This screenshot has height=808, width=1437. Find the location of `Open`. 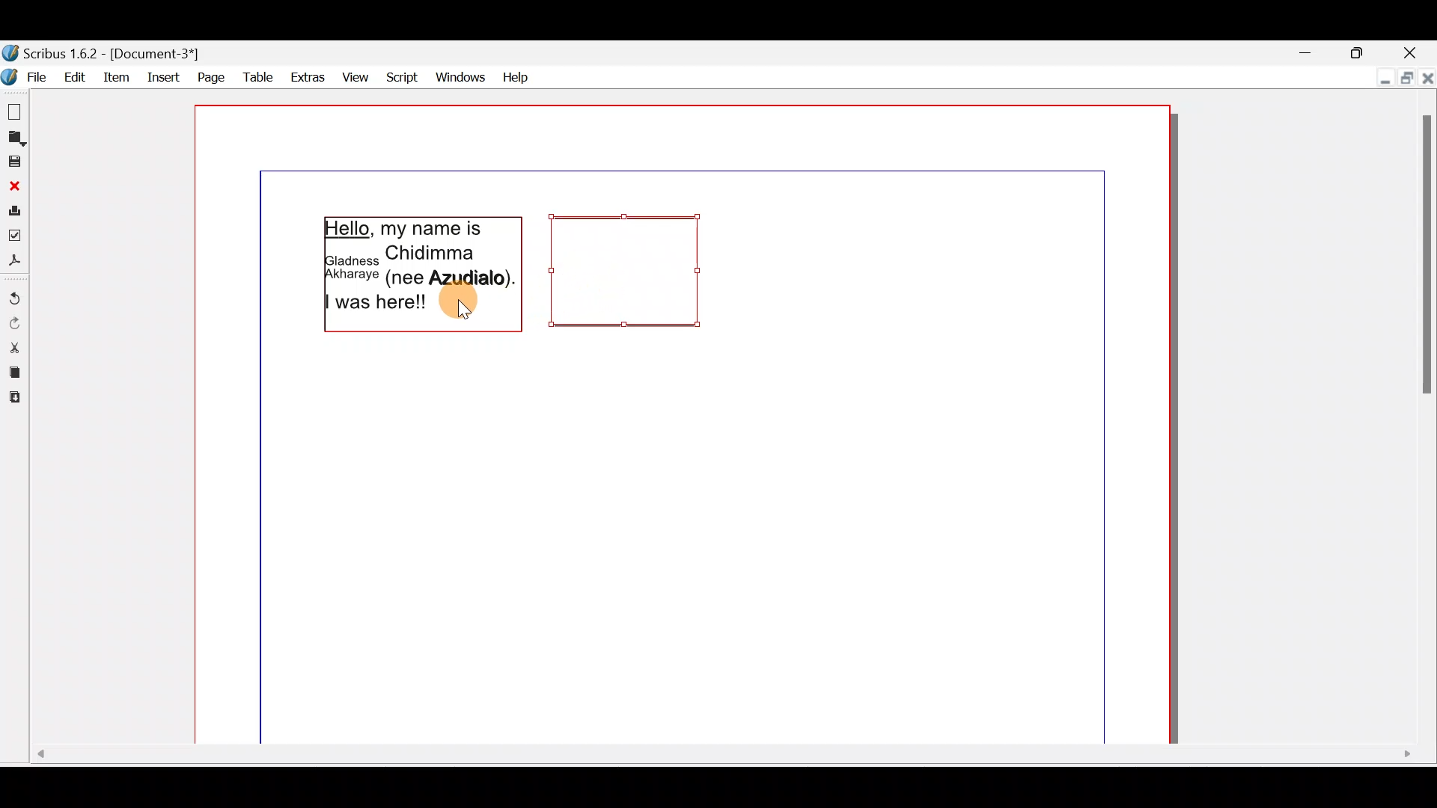

Open is located at coordinates (15, 138).